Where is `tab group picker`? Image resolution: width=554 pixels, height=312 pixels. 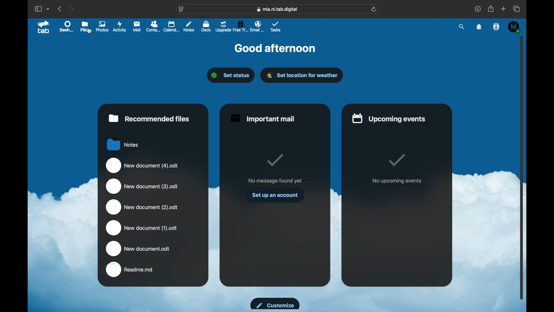 tab group picker is located at coordinates (48, 9).